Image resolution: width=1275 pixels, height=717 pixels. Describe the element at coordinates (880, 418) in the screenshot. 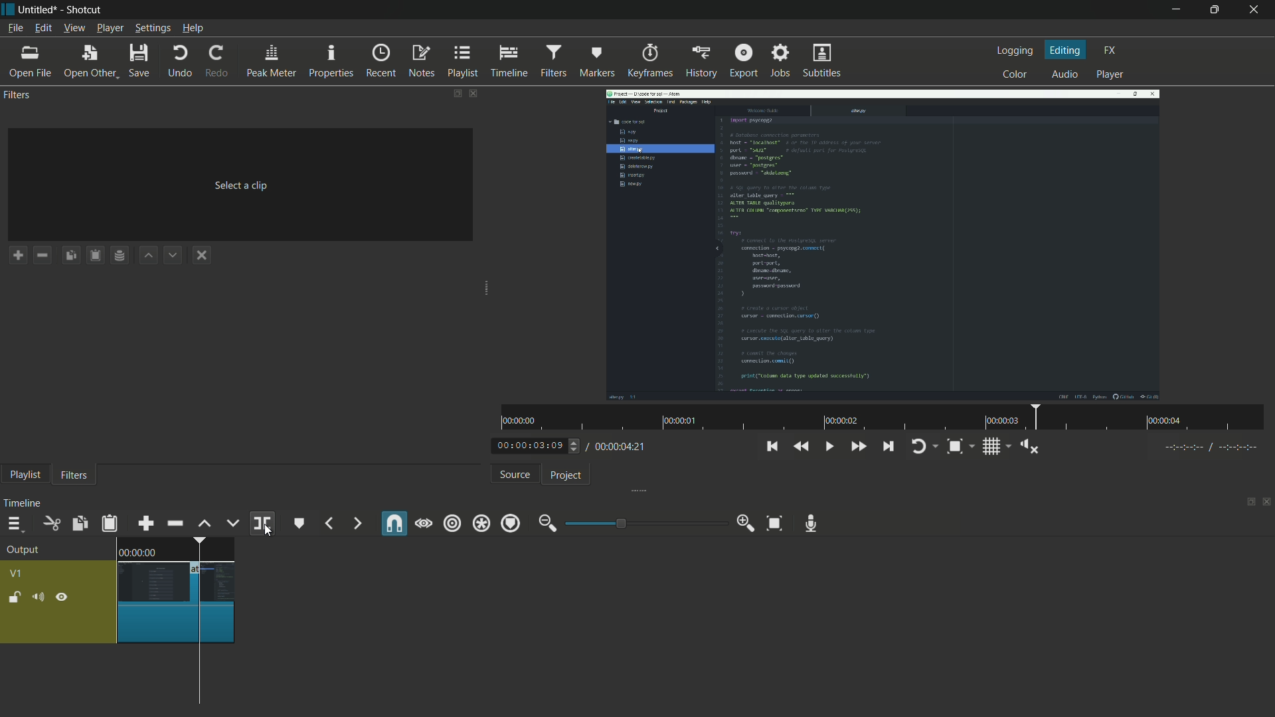

I see `time` at that location.